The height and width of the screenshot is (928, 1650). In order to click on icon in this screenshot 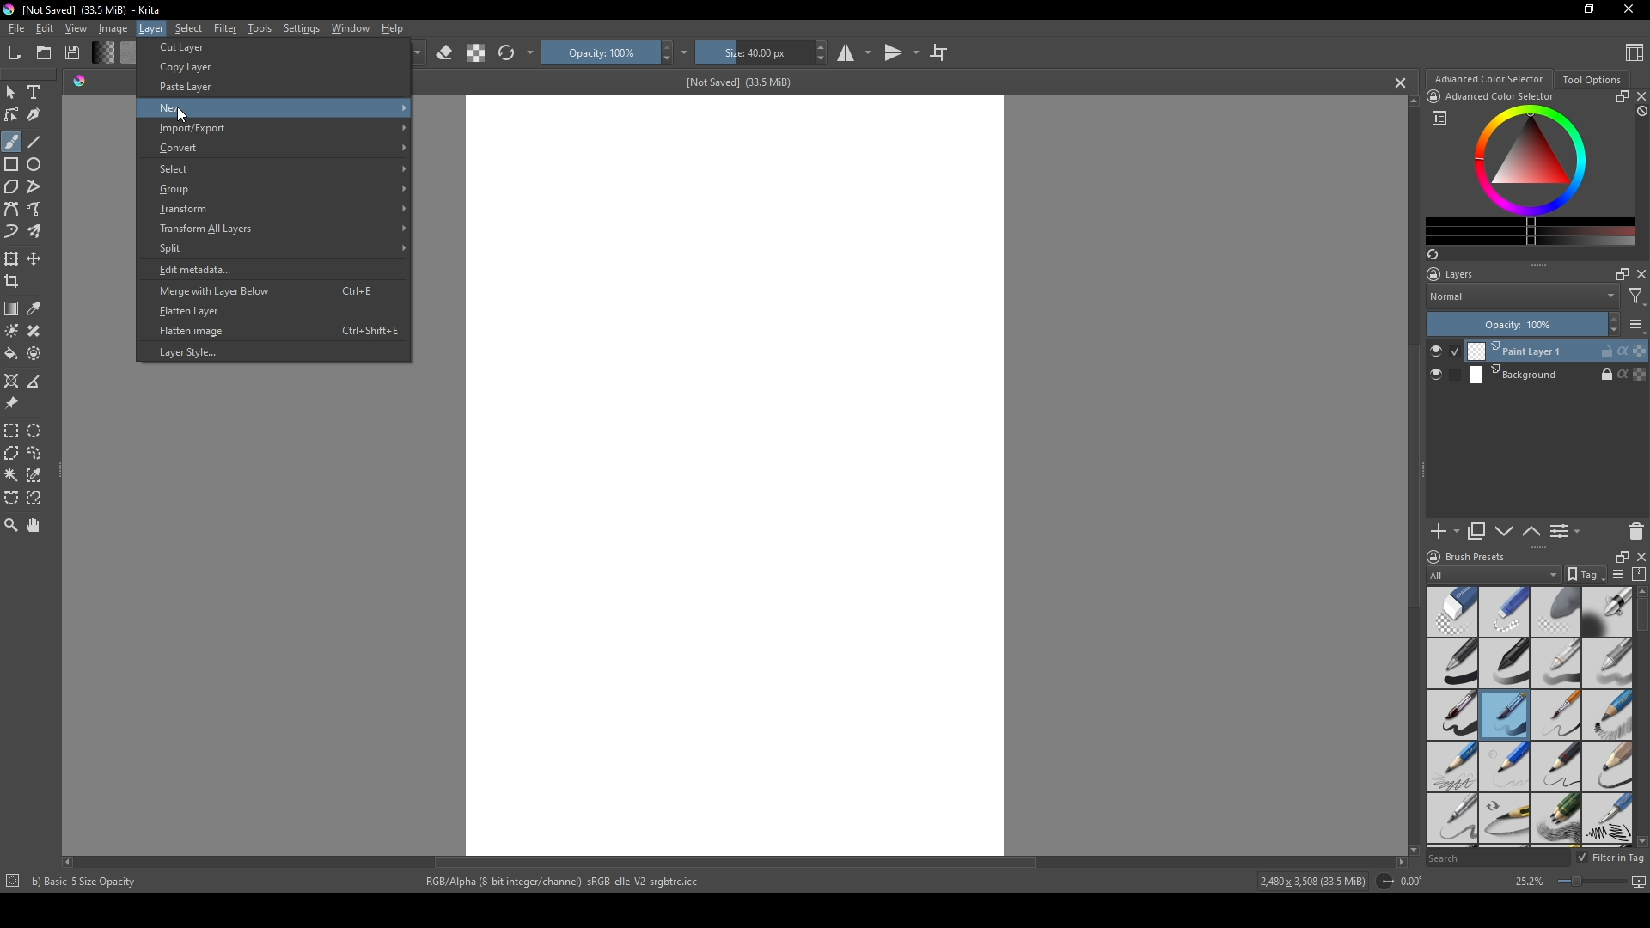, I will do `click(1384, 882)`.